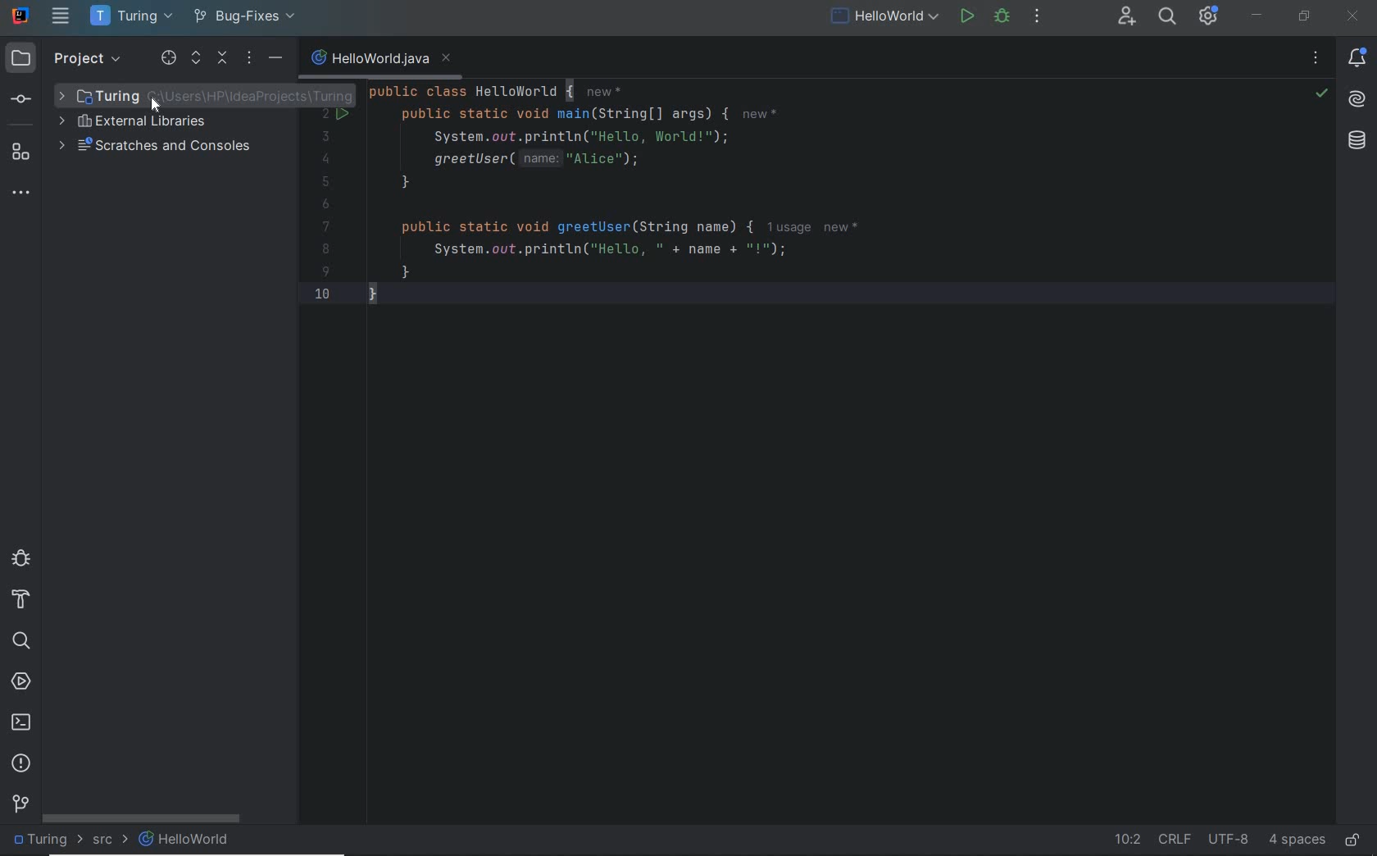 The width and height of the screenshot is (1377, 856). I want to click on search everywhere, so click(1167, 17).